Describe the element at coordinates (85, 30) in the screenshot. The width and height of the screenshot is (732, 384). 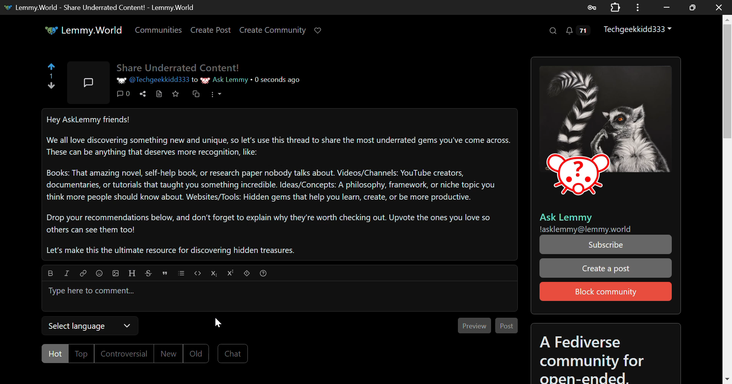
I see `Homepage Hyperlink` at that location.